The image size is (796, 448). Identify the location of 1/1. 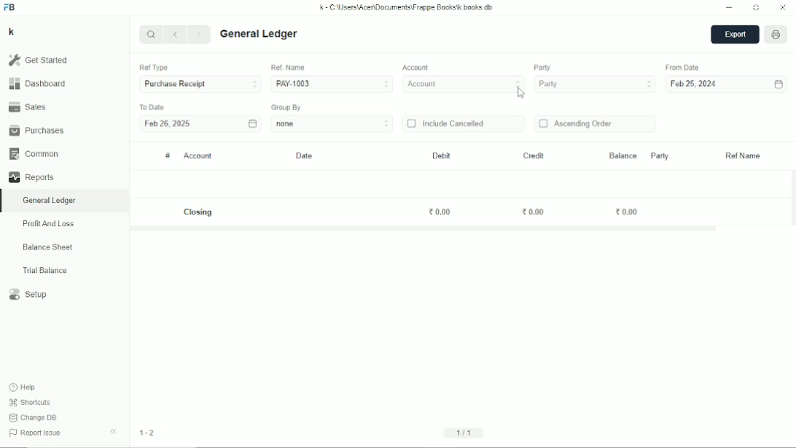
(466, 432).